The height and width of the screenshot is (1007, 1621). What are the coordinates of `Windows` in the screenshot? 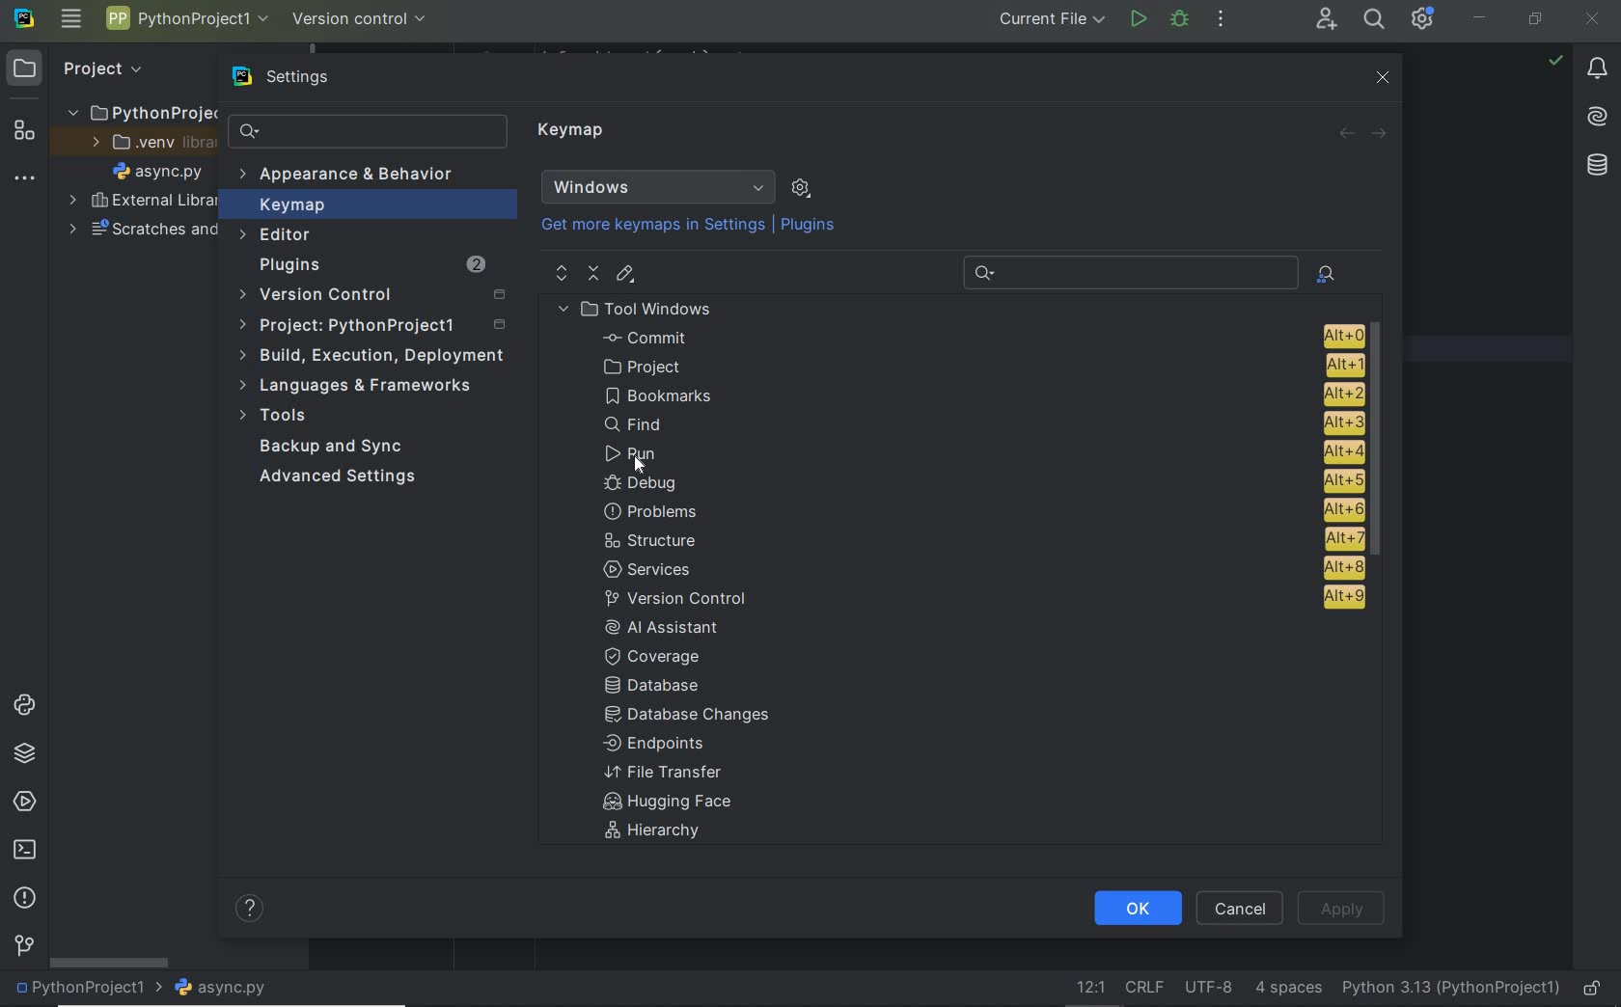 It's located at (658, 187).